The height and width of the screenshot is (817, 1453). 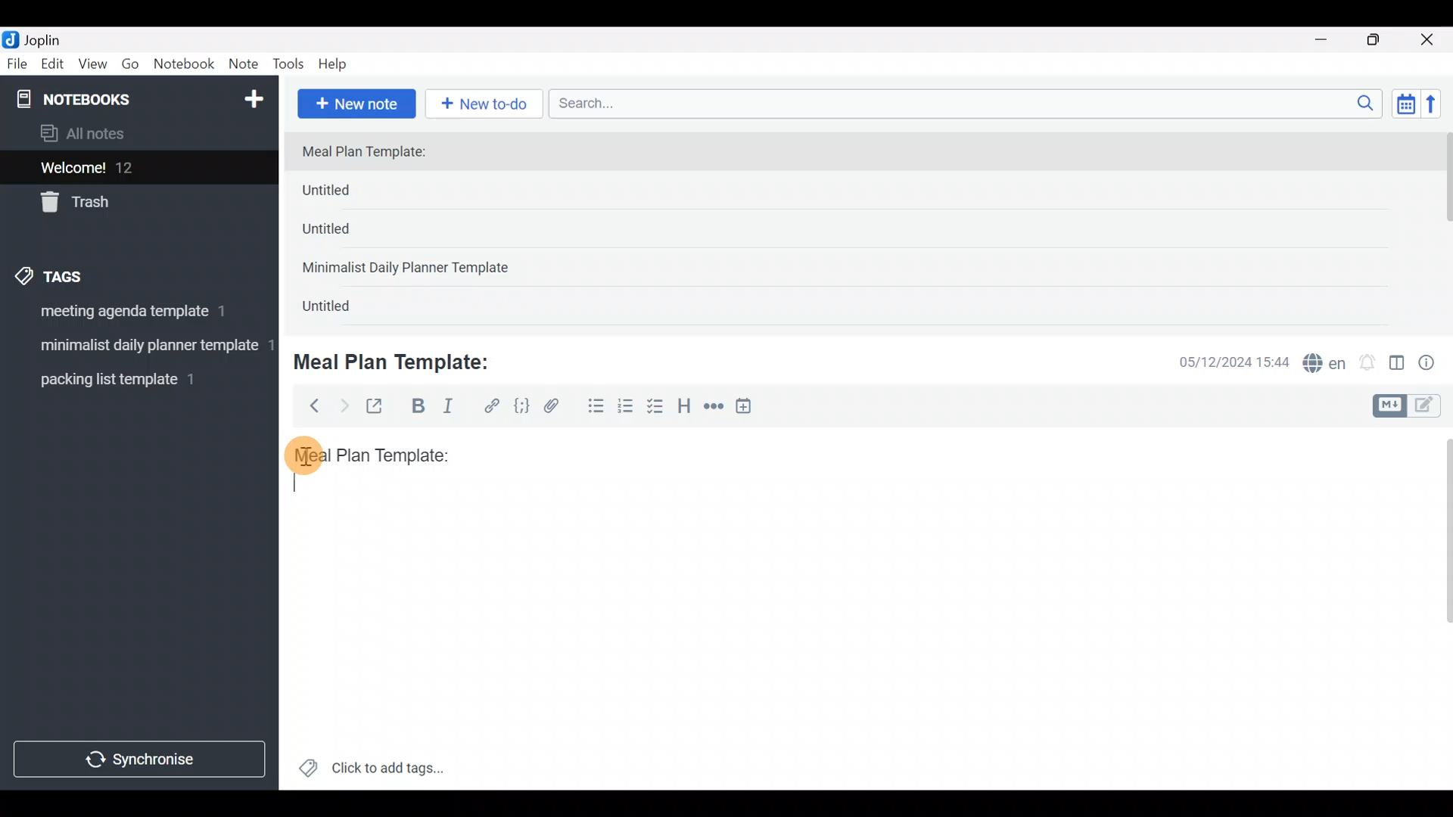 What do you see at coordinates (18, 64) in the screenshot?
I see `File` at bounding box center [18, 64].